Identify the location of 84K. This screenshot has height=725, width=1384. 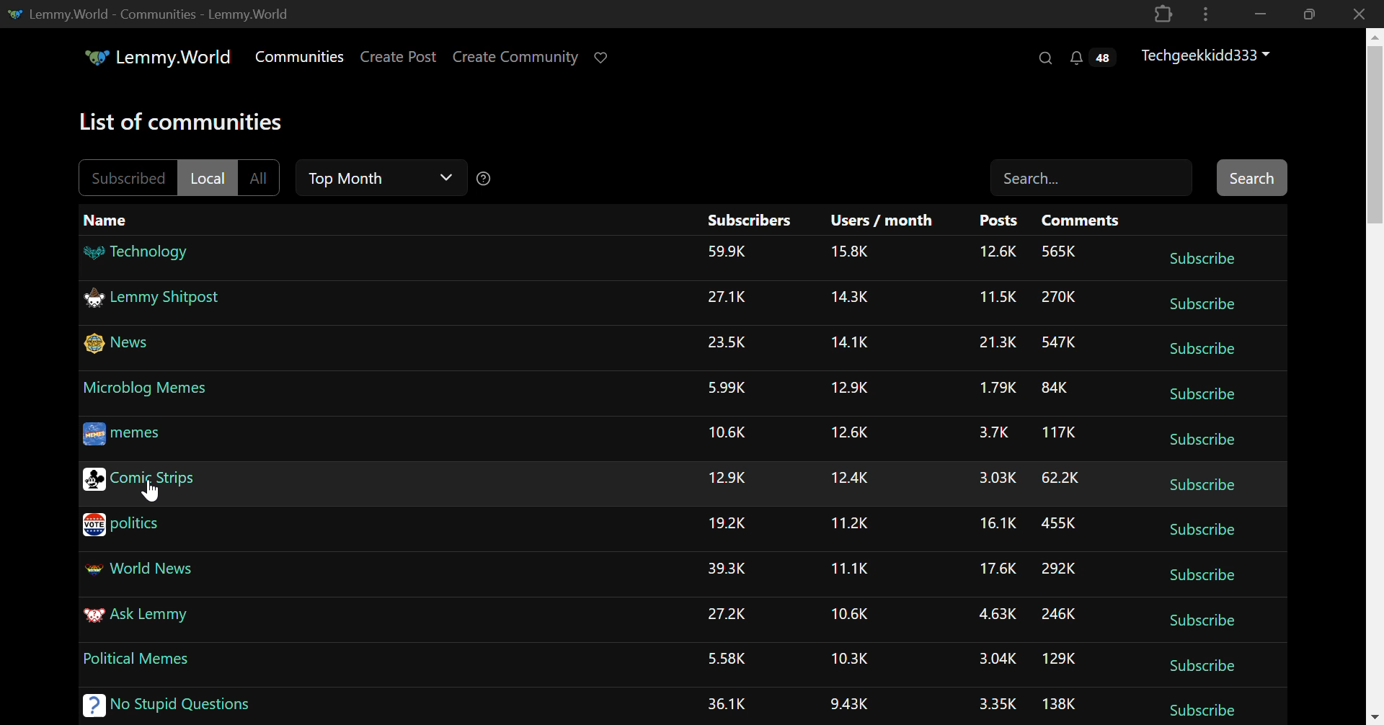
(1058, 389).